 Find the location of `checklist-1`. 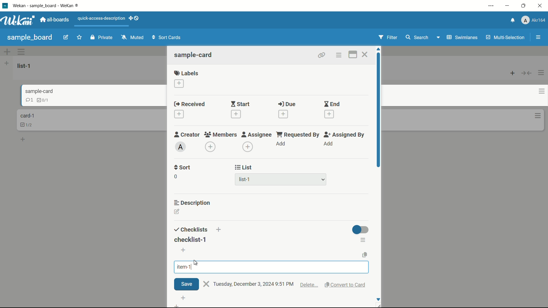

checklist-1 is located at coordinates (190, 240).